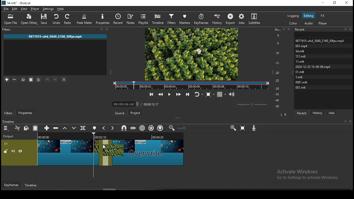 This screenshot has width=354, height=199. What do you see at coordinates (11, 19) in the screenshot?
I see `open file` at bounding box center [11, 19].